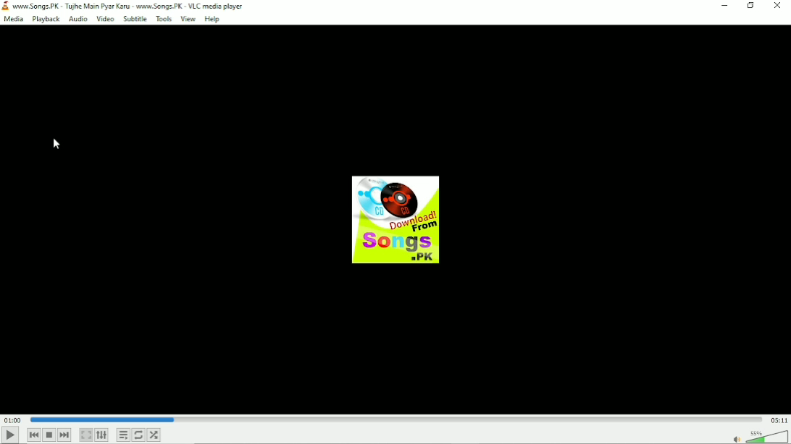 The image size is (791, 444). What do you see at coordinates (78, 19) in the screenshot?
I see `Audio` at bounding box center [78, 19].